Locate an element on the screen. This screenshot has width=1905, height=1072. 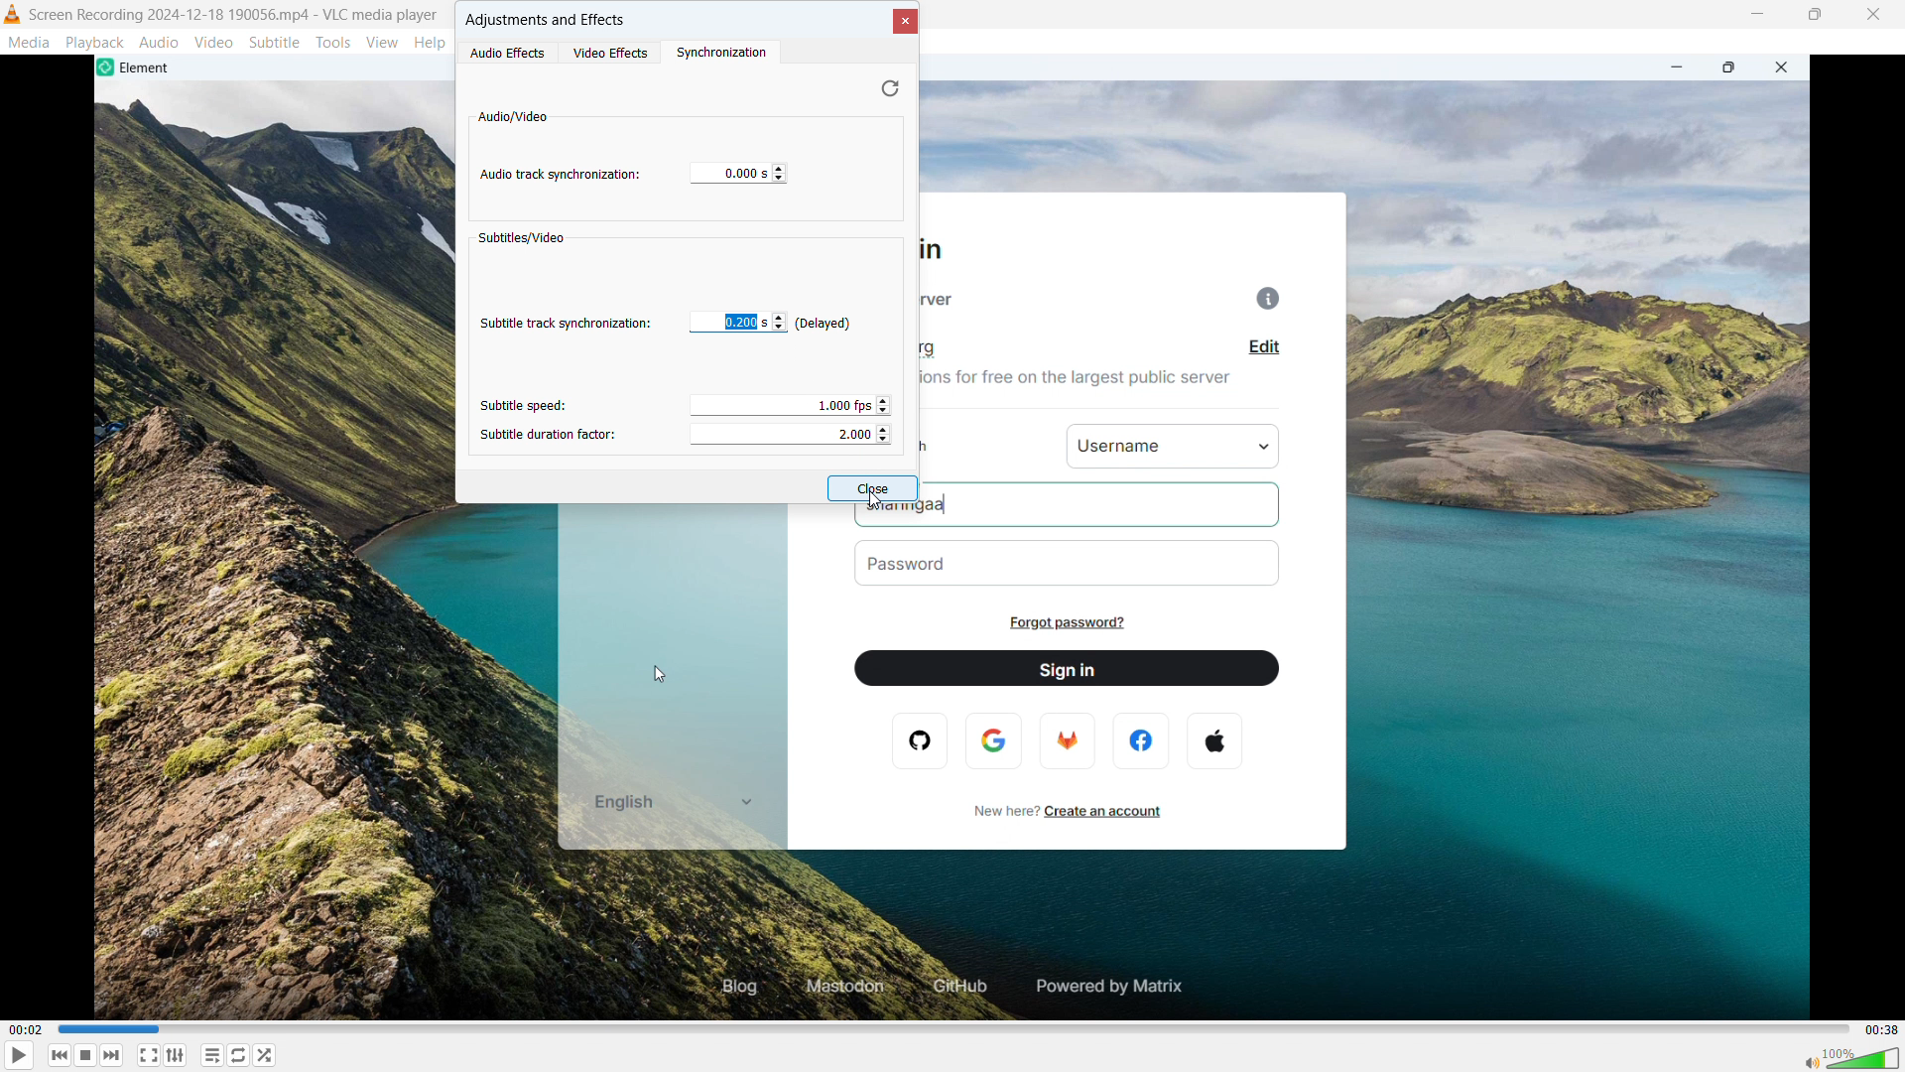
media is located at coordinates (31, 43).